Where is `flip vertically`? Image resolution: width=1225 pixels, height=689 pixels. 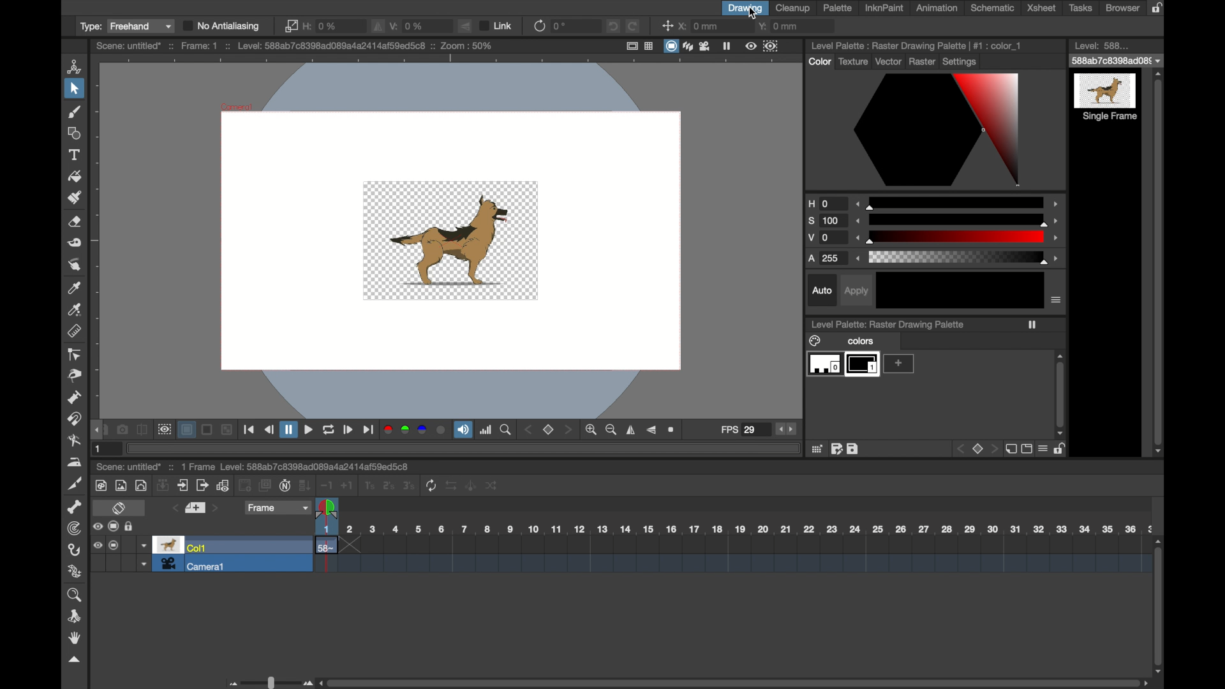 flip vertically is located at coordinates (651, 430).